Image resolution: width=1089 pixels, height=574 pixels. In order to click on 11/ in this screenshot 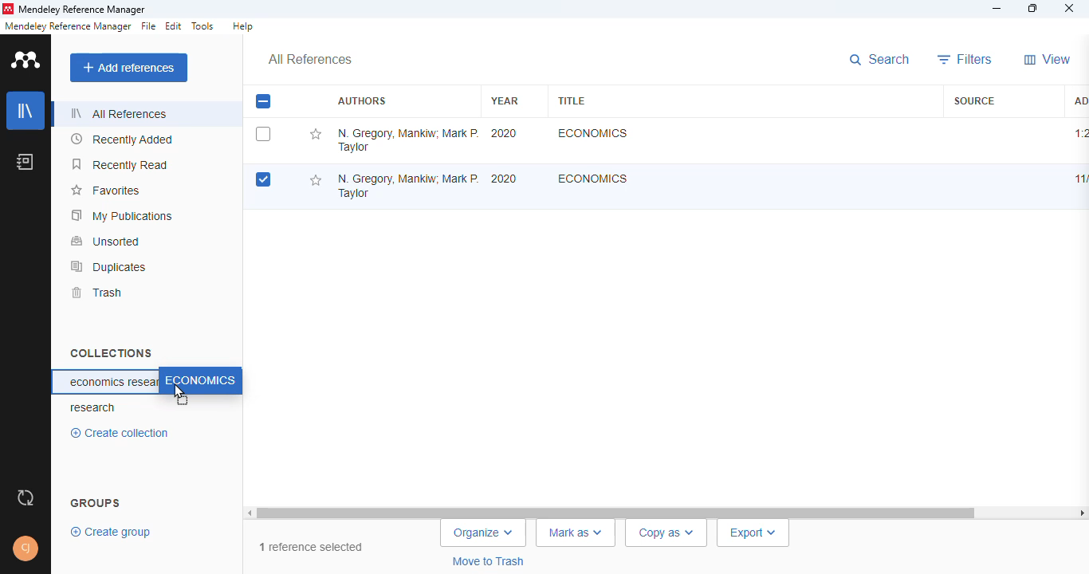, I will do `click(1079, 179)`.